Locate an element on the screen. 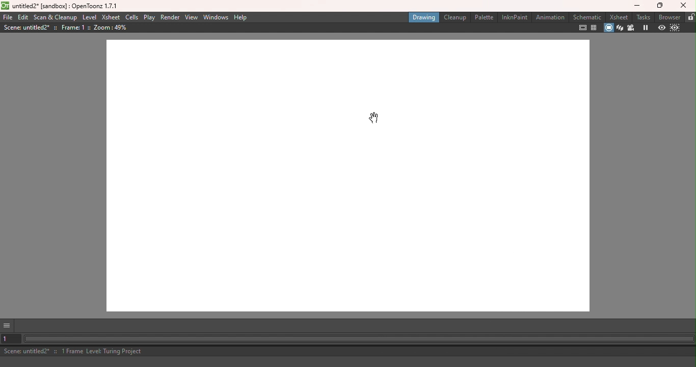 The image size is (696, 367). Edit is located at coordinates (24, 17).